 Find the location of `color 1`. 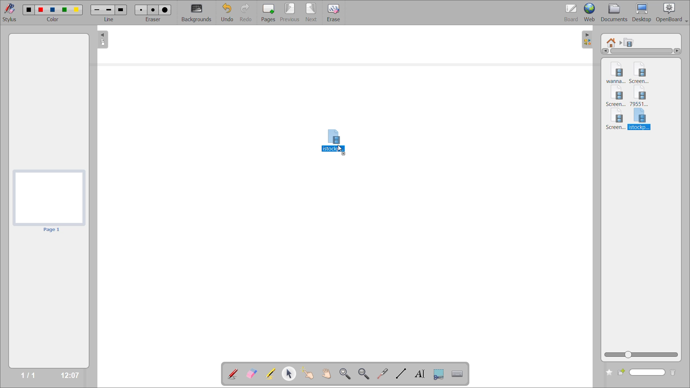

color 1 is located at coordinates (28, 9).